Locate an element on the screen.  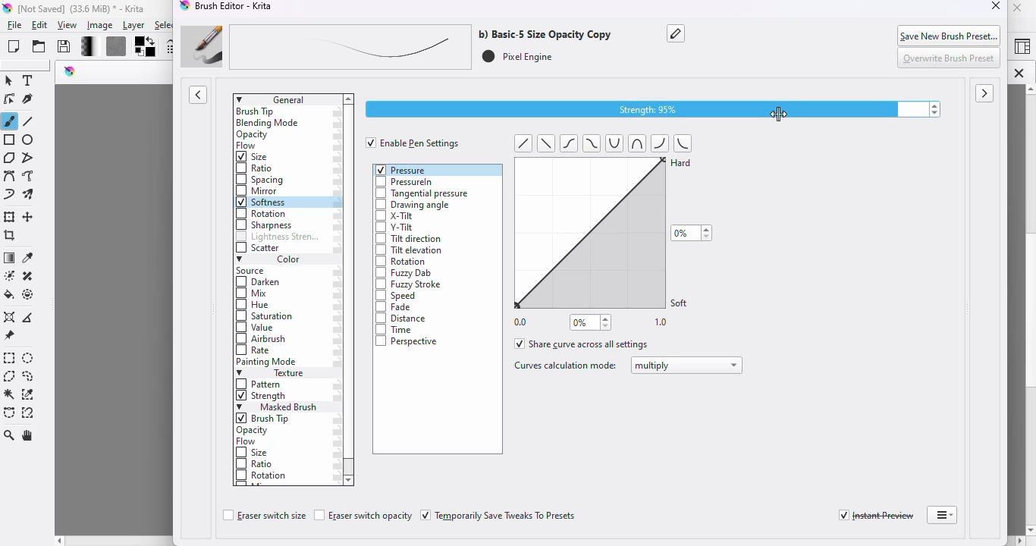
toggle showing scratchpad is located at coordinates (985, 94).